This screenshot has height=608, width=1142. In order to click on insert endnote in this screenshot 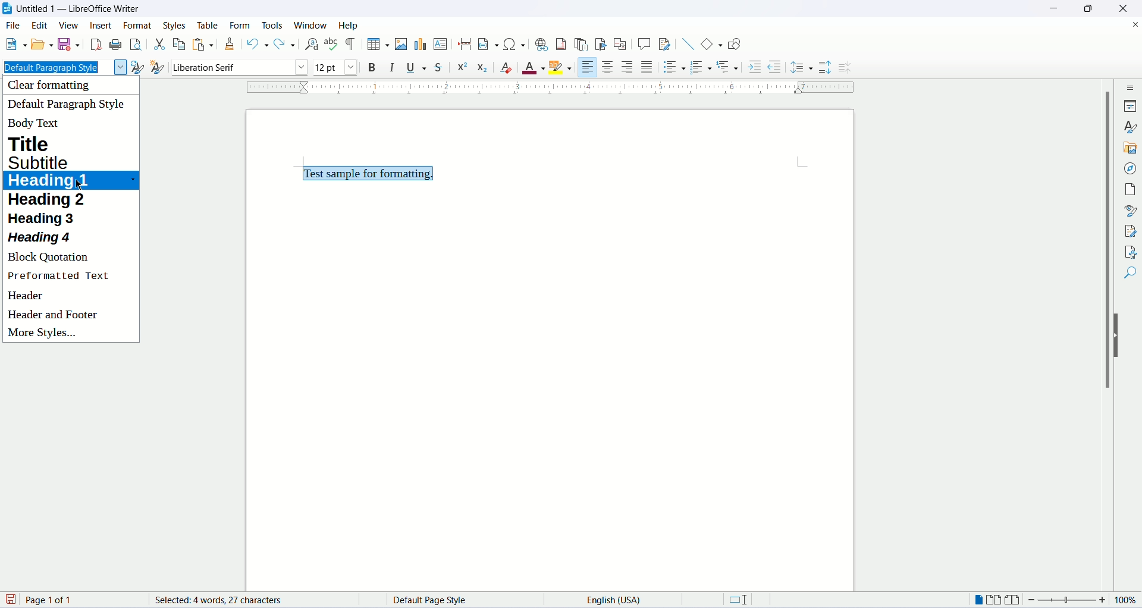, I will do `click(583, 43)`.